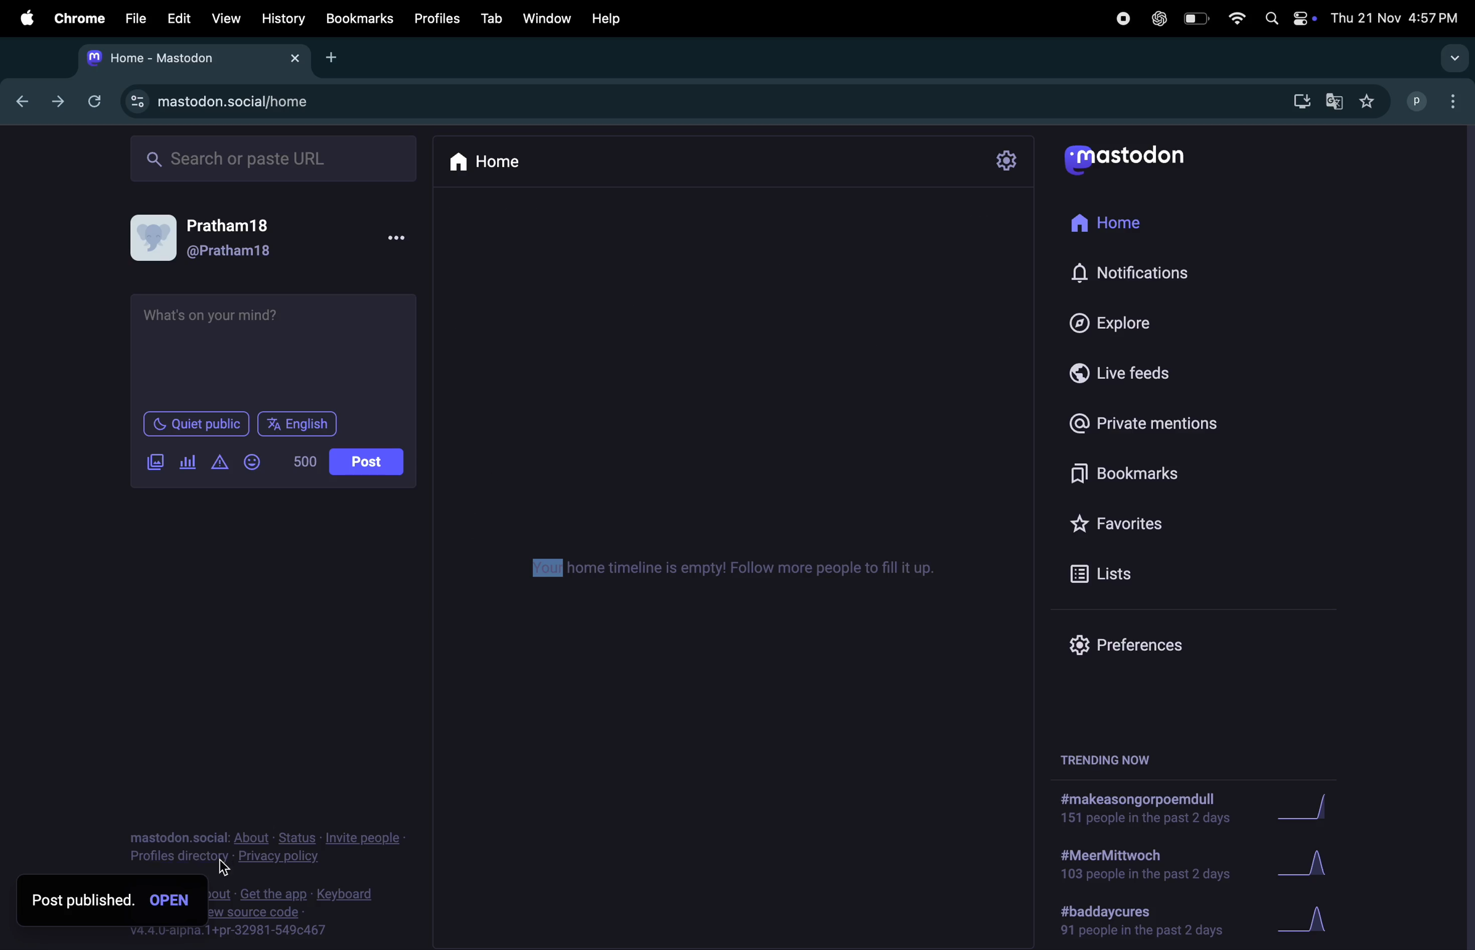  What do you see at coordinates (193, 59) in the screenshot?
I see `tab mastodon` at bounding box center [193, 59].